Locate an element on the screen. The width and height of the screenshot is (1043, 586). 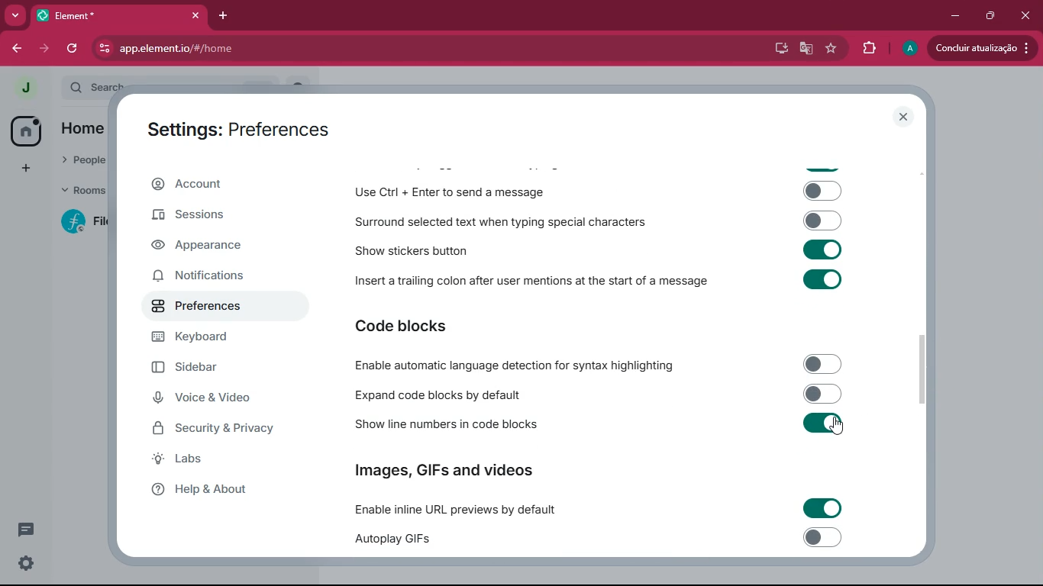
element is located at coordinates (118, 15).